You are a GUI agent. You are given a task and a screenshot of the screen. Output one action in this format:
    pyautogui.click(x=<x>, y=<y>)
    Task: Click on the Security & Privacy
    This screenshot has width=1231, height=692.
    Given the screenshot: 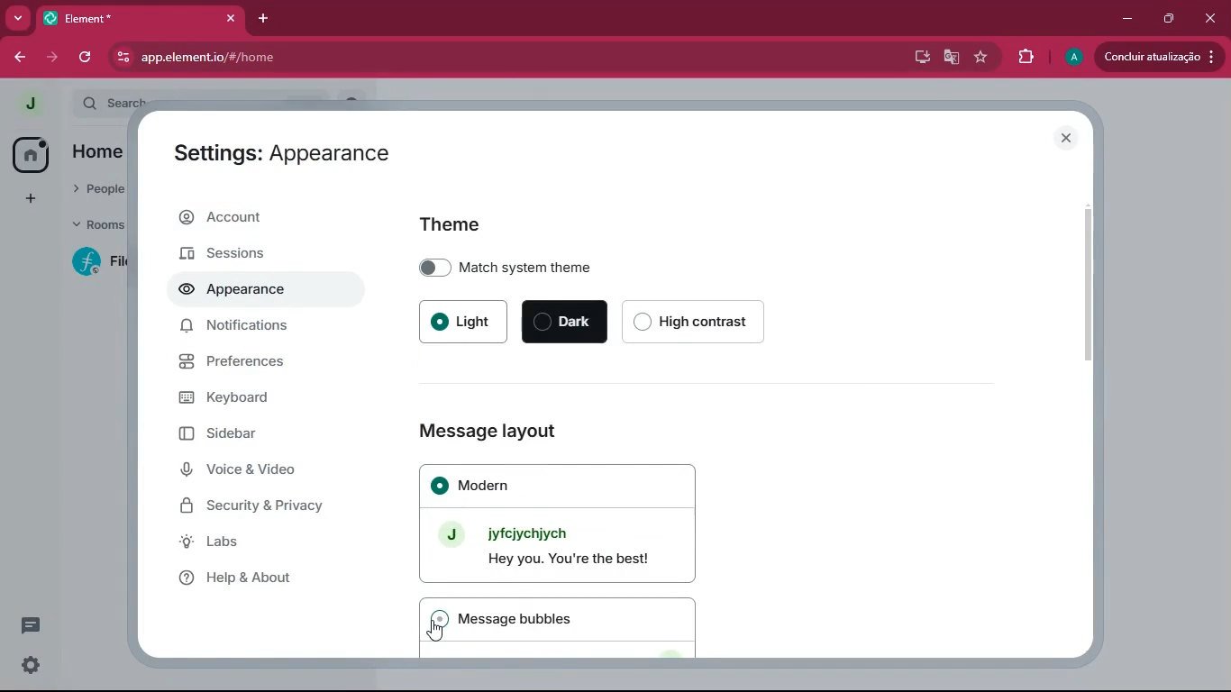 What is the action you would take?
    pyautogui.click(x=260, y=506)
    